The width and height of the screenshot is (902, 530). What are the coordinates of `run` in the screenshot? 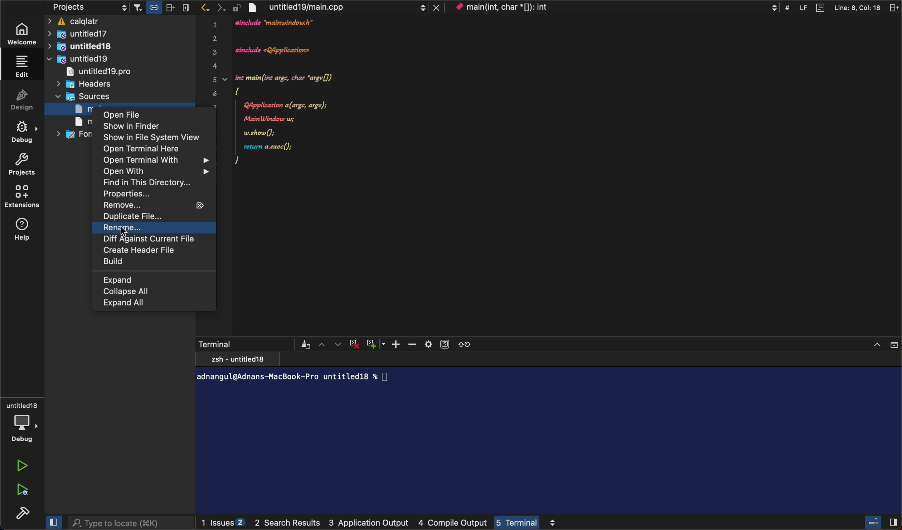 It's located at (23, 466).